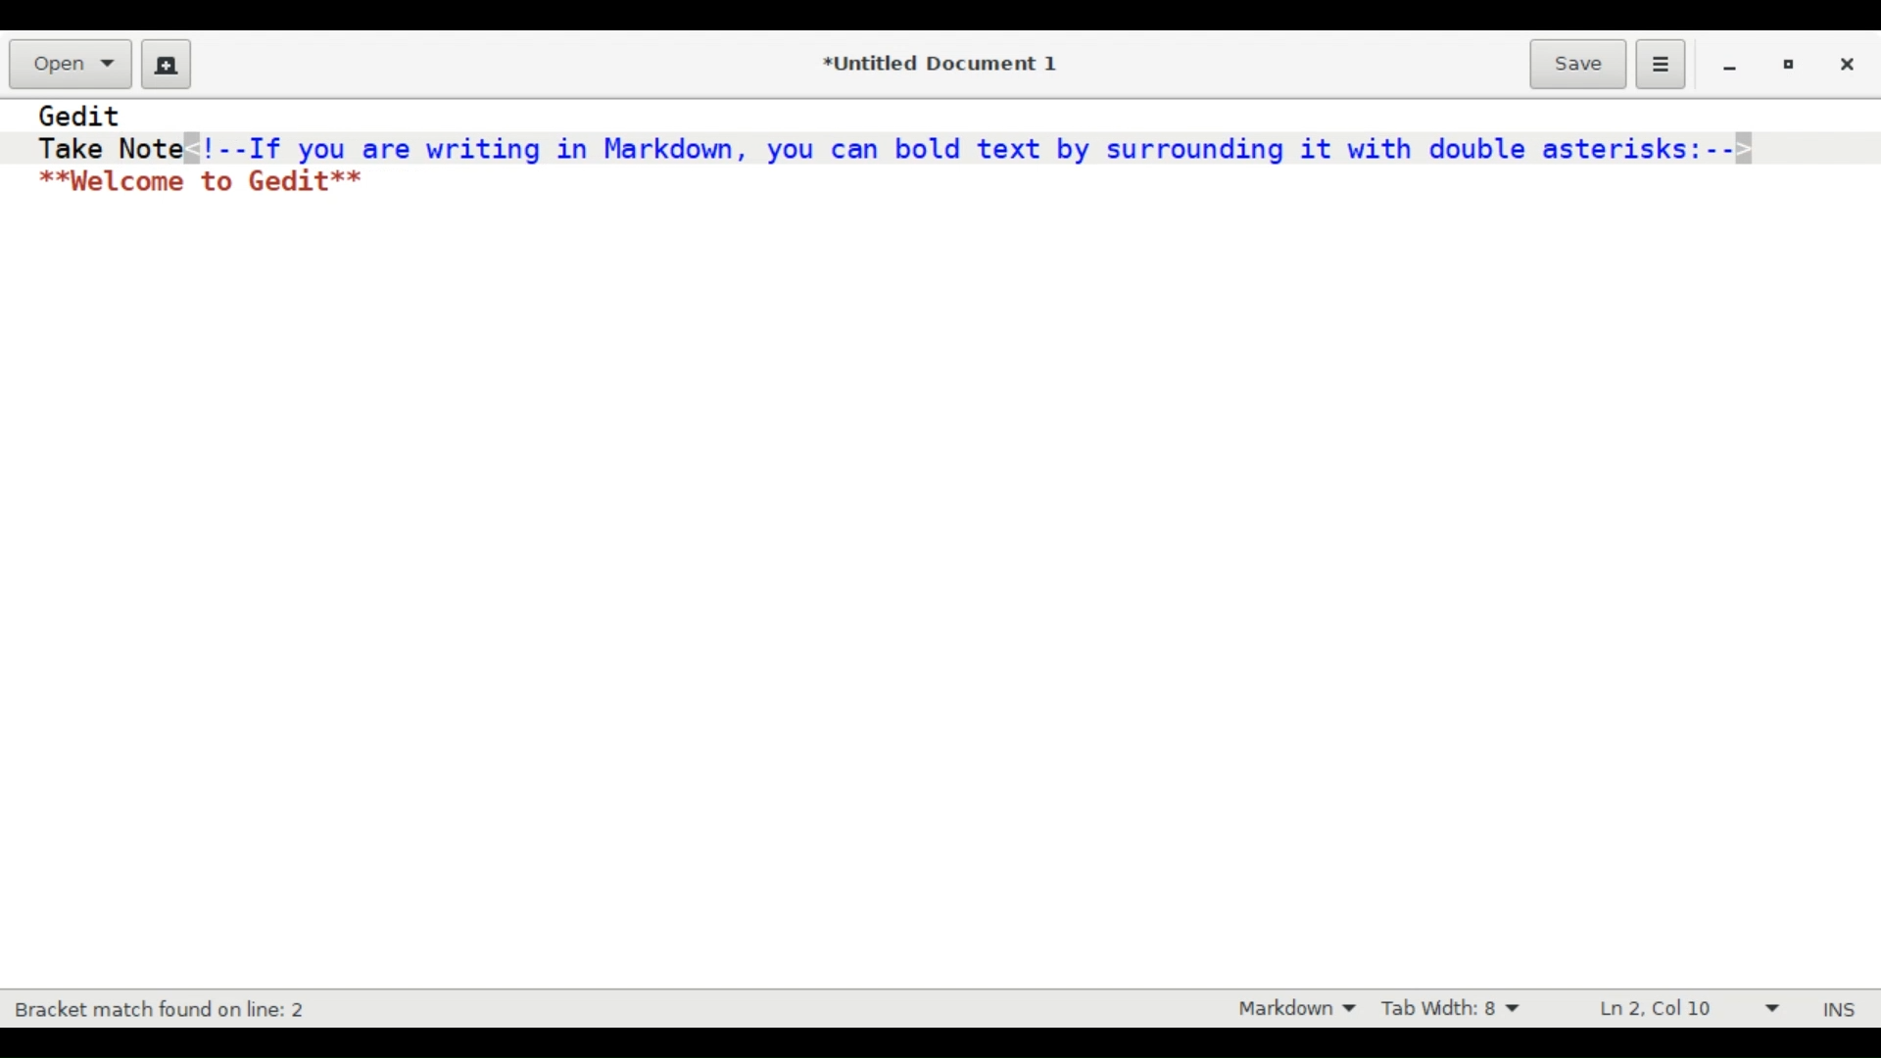 The height and width of the screenshot is (1058, 1881). What do you see at coordinates (1577, 62) in the screenshot?
I see `Save` at bounding box center [1577, 62].